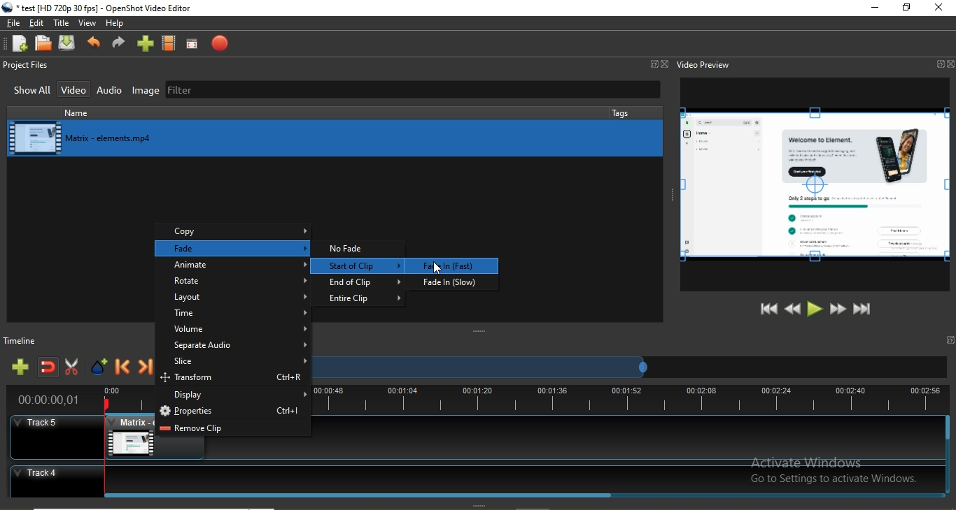 The height and width of the screenshot is (510, 956). What do you see at coordinates (951, 64) in the screenshot?
I see `Close` at bounding box center [951, 64].